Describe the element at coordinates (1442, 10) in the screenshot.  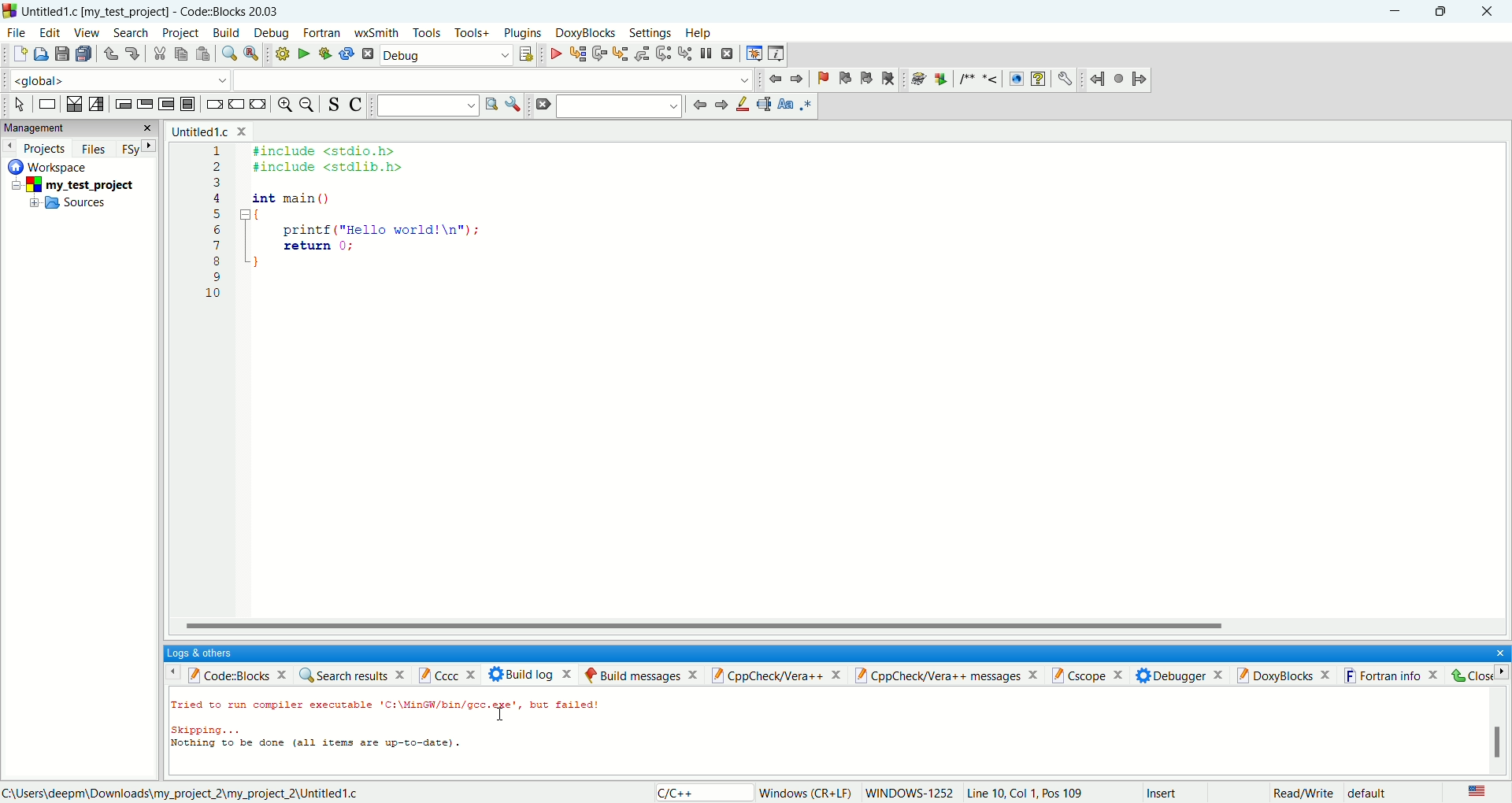
I see `maximize` at that location.